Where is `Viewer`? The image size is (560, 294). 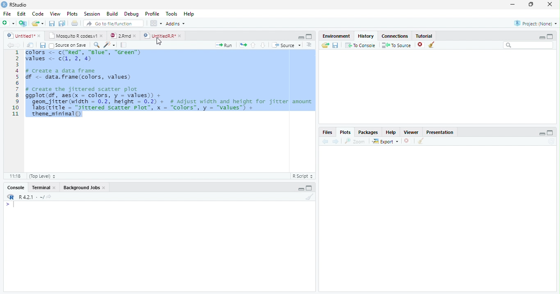 Viewer is located at coordinates (412, 132).